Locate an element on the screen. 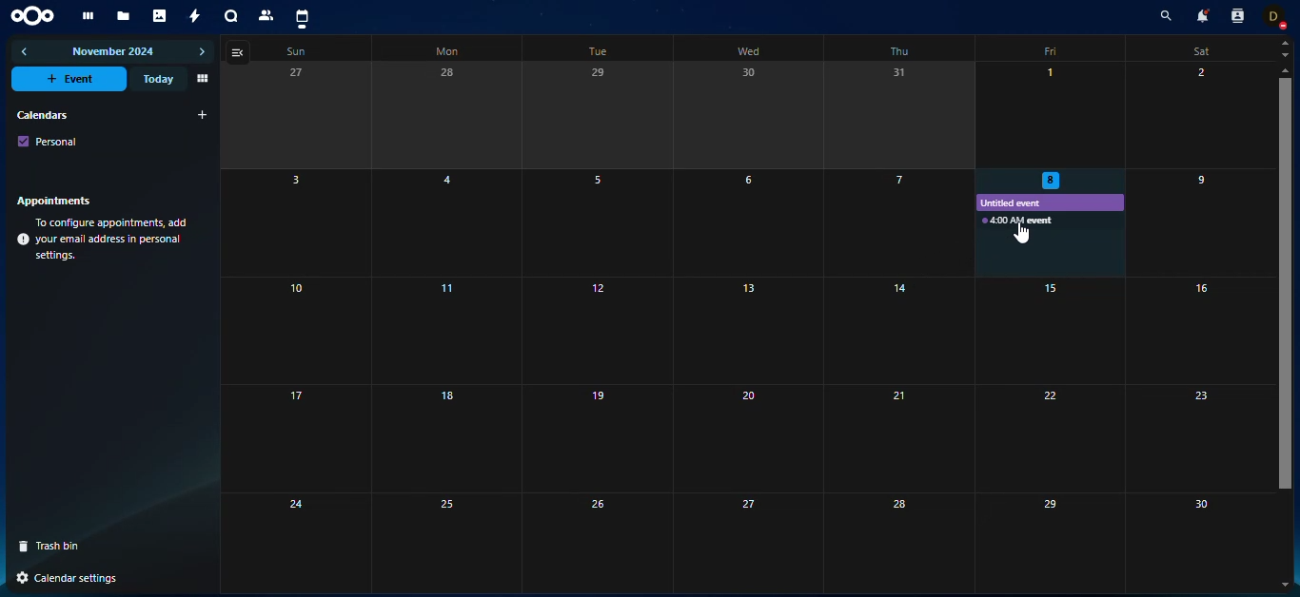 This screenshot has width=1300, height=597. settings is located at coordinates (66, 577).